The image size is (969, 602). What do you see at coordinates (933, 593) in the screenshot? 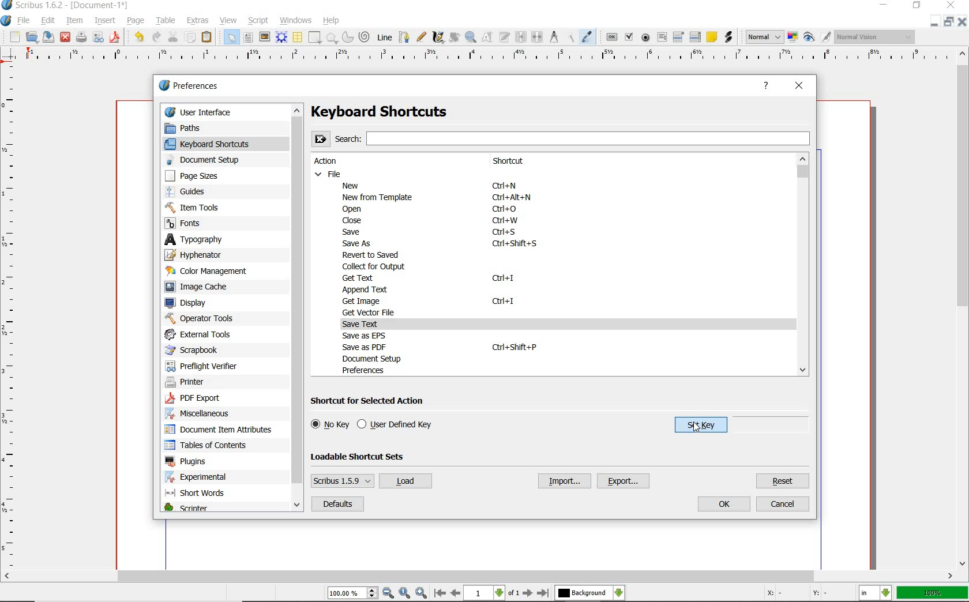
I see `zoom factor` at bounding box center [933, 593].